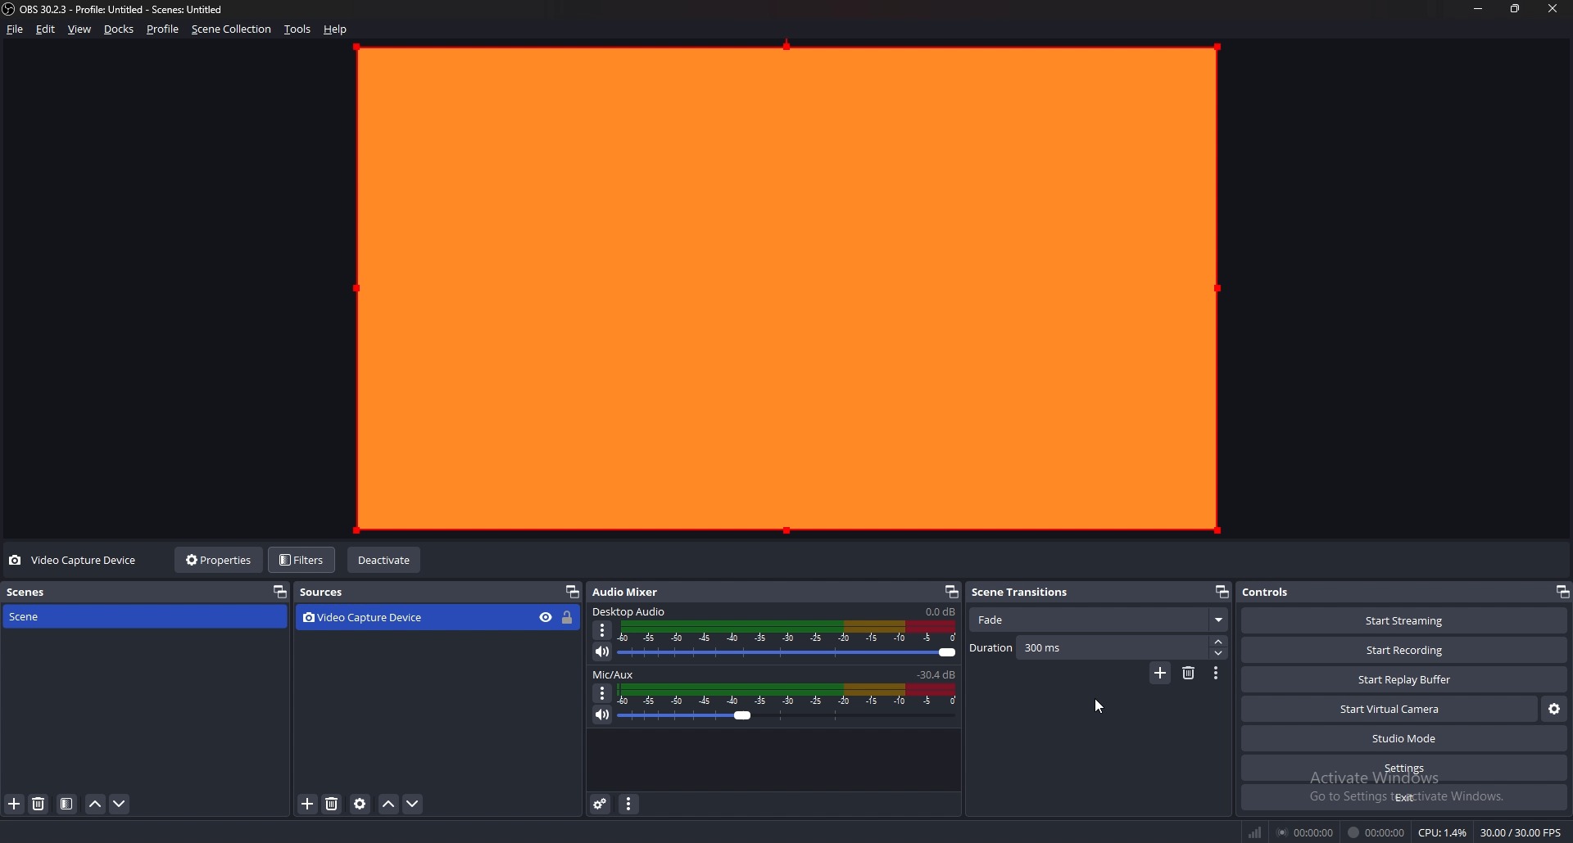  What do you see at coordinates (628, 804) in the screenshot?
I see `audio mixer properties` at bounding box center [628, 804].